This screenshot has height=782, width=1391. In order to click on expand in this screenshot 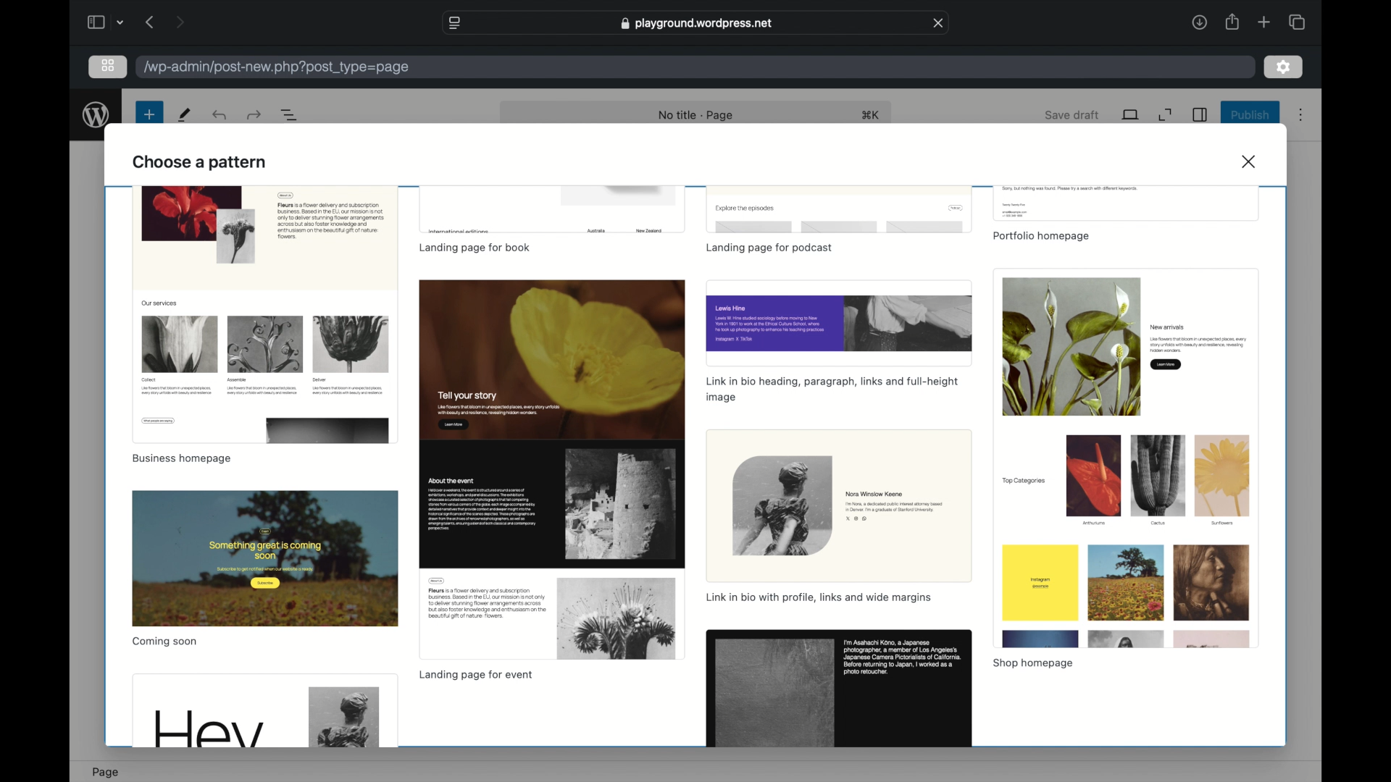, I will do `click(1166, 114)`.